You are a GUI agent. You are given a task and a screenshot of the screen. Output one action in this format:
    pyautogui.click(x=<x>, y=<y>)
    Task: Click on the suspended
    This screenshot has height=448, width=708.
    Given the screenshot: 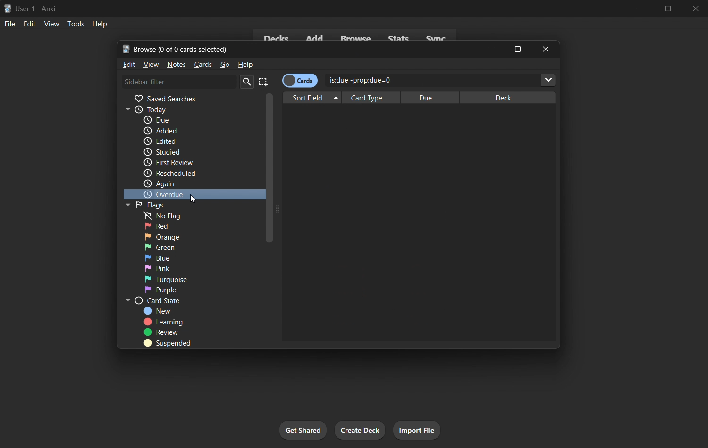 What is the action you would take?
    pyautogui.click(x=169, y=343)
    